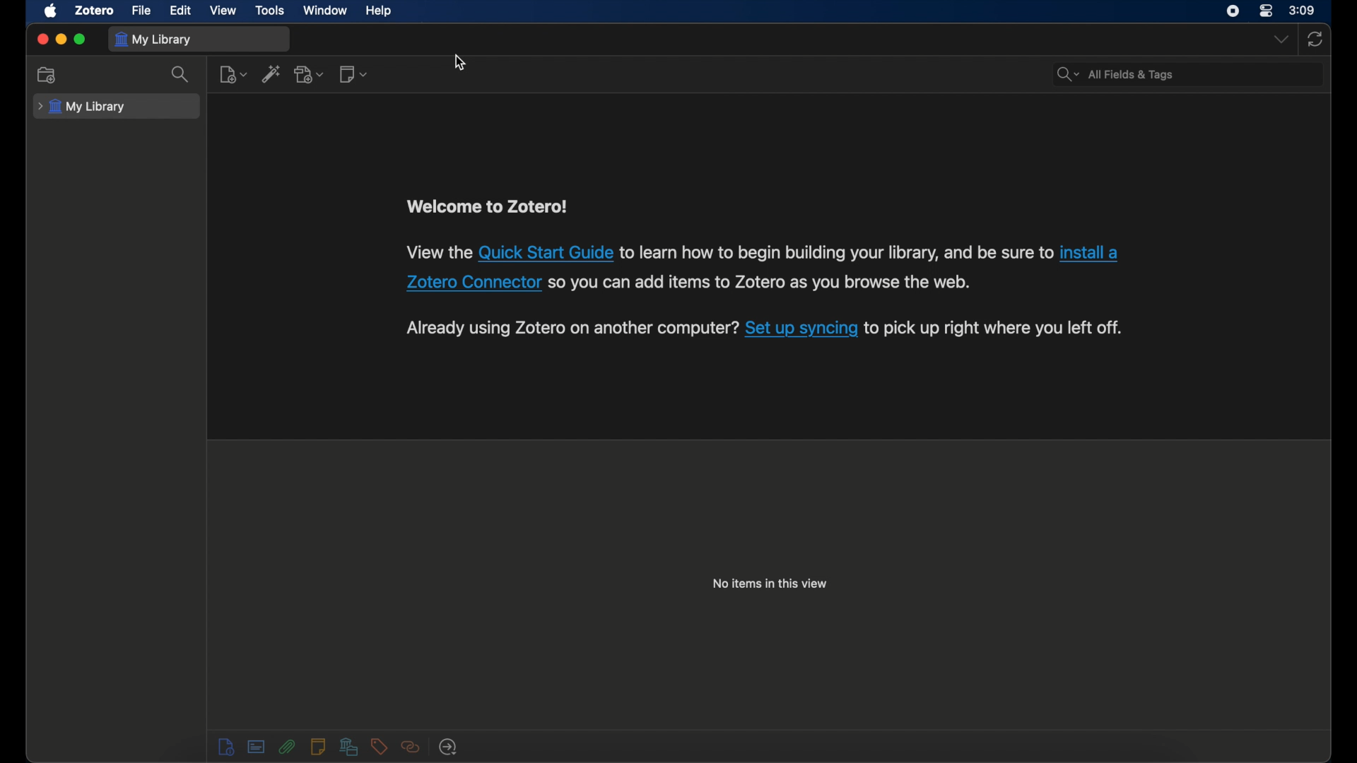  I want to click on video, so click(222, 9).